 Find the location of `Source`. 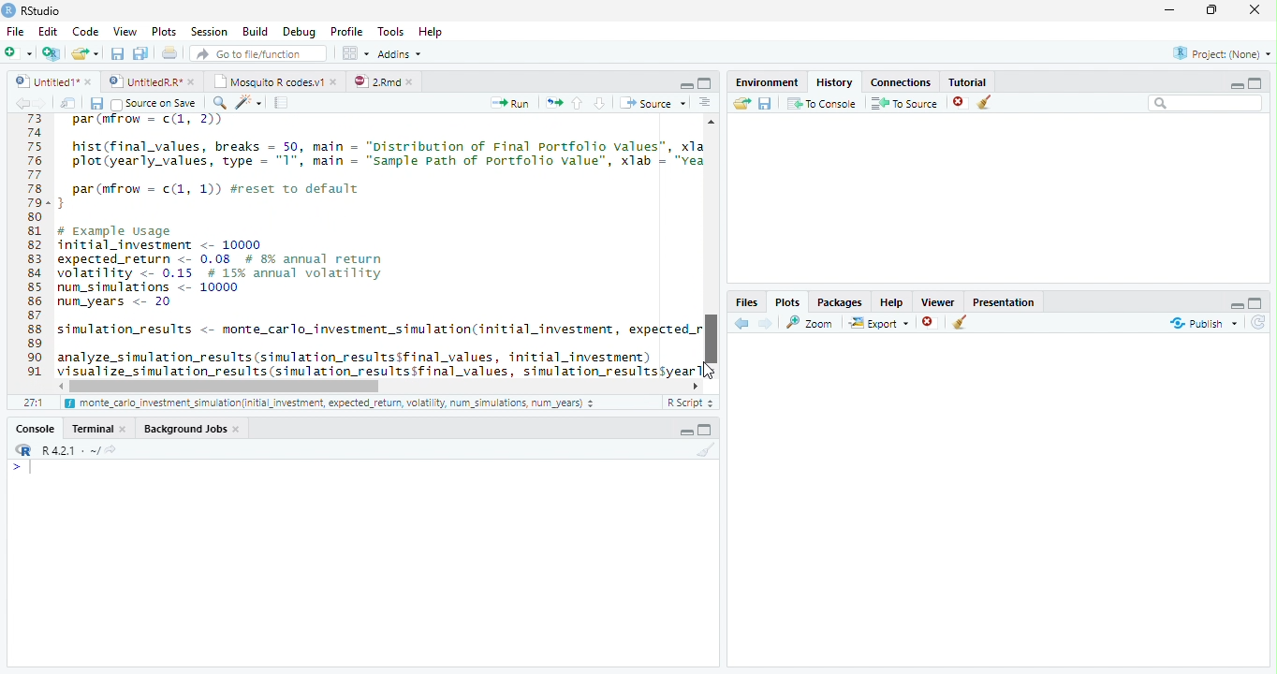

Source is located at coordinates (652, 102).